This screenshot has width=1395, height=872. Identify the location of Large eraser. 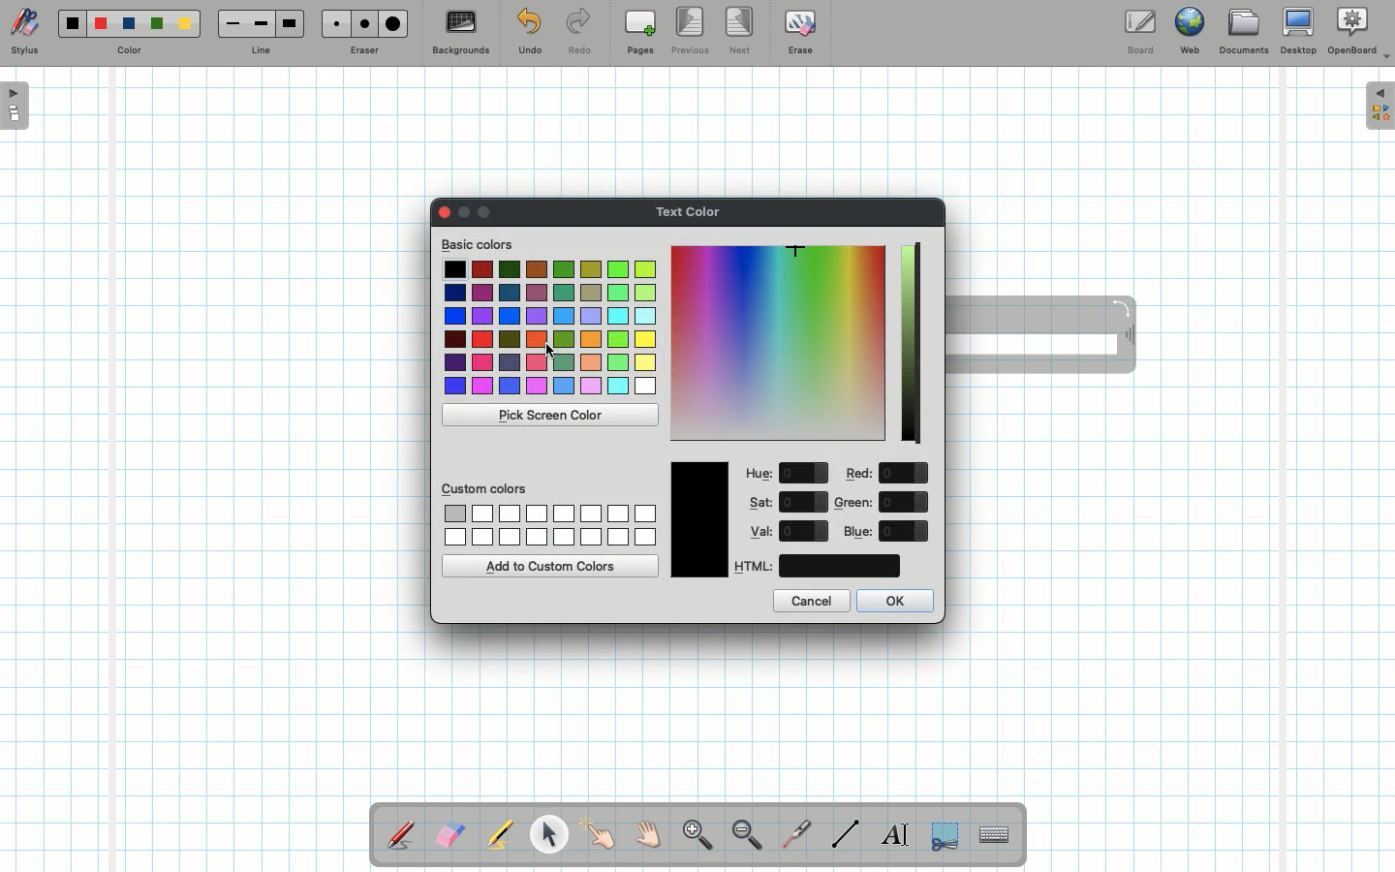
(393, 23).